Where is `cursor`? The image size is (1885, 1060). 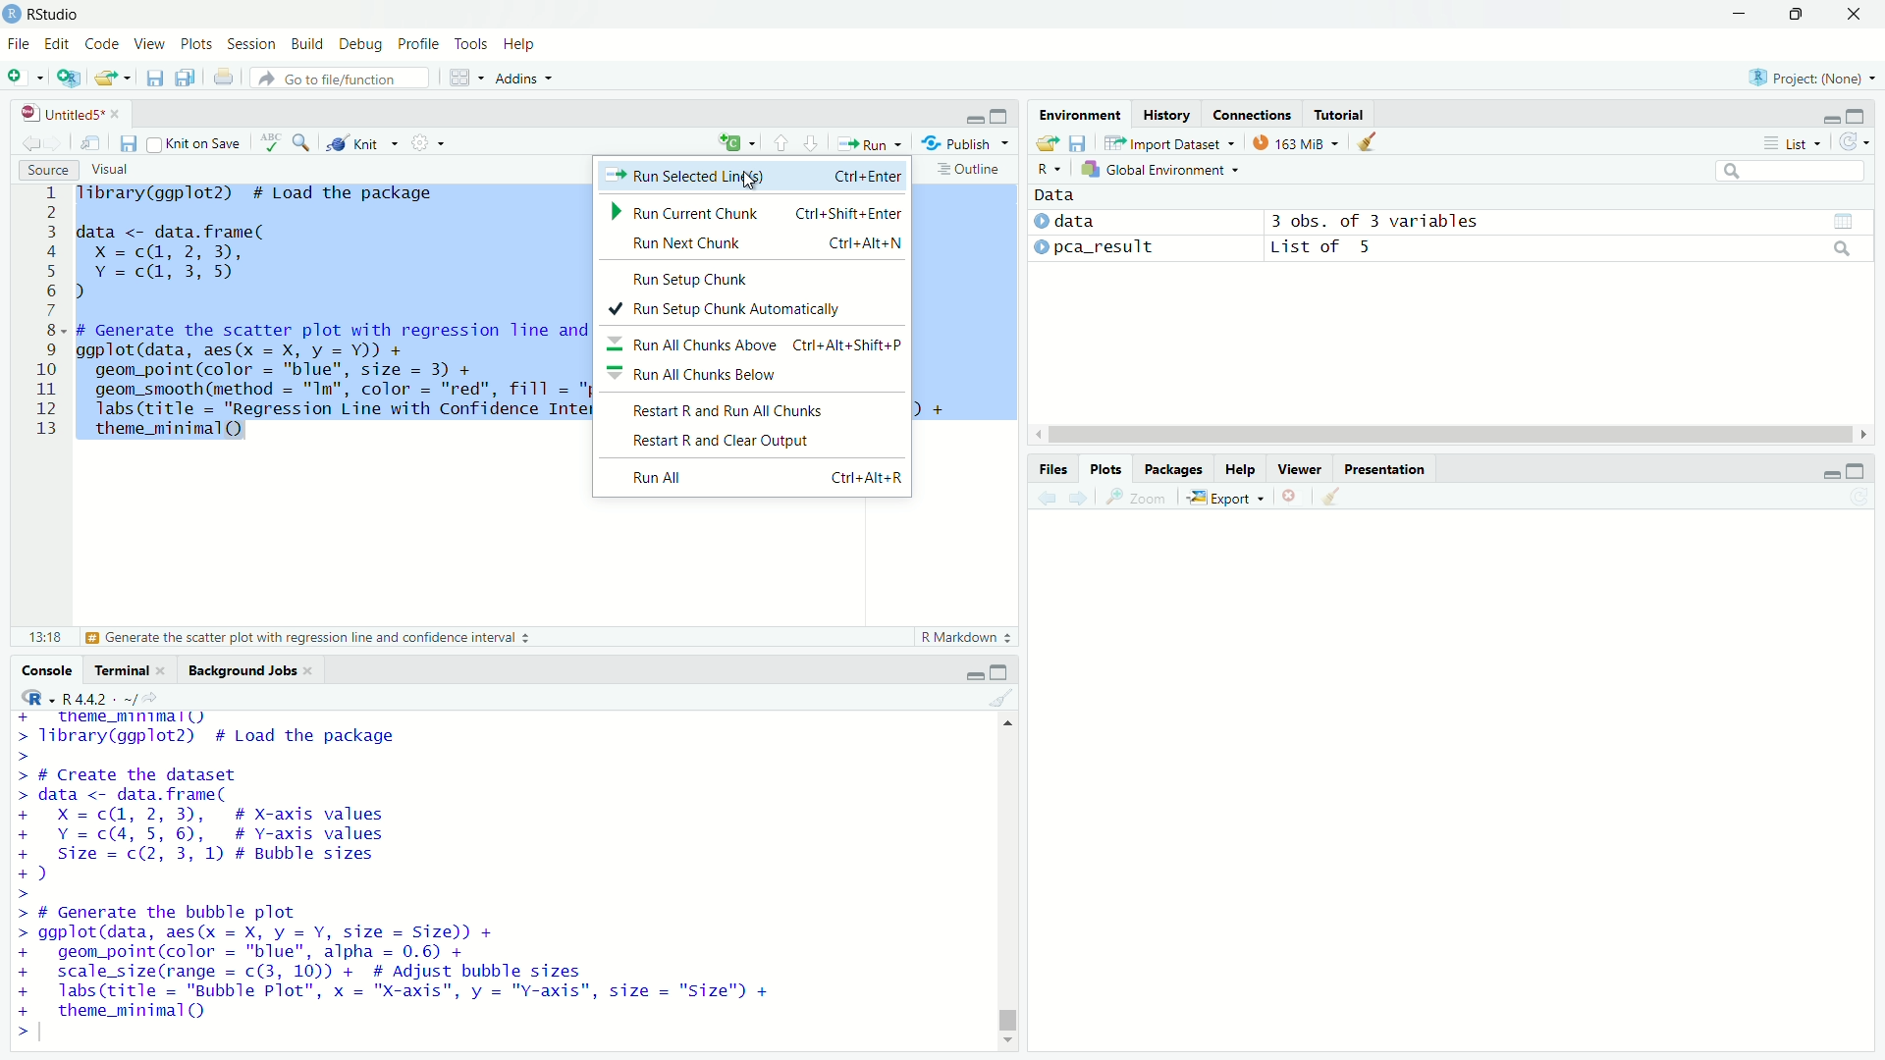 cursor is located at coordinates (749, 182).